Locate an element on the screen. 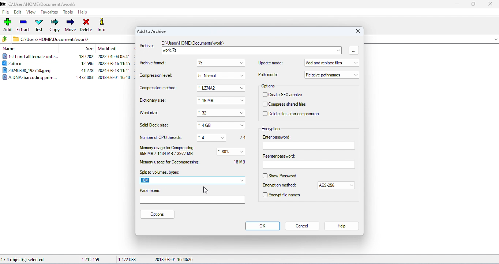 Image resolution: width=499 pixels, height=264 pixels. check box is located at coordinates (264, 176).